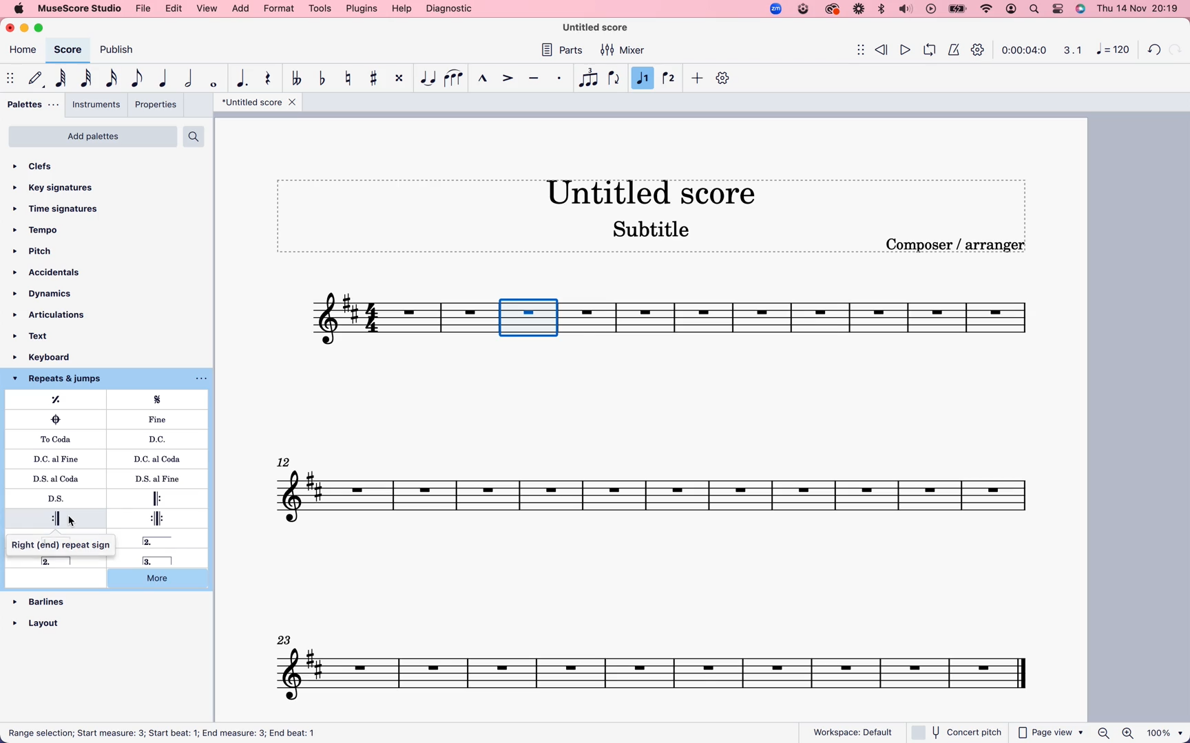 This screenshot has width=1190, height=743. I want to click on play, so click(906, 48).